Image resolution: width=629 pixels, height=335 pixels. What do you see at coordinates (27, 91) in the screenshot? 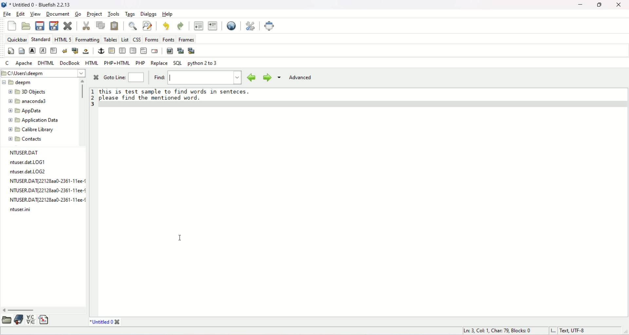
I see `3D objects` at bounding box center [27, 91].